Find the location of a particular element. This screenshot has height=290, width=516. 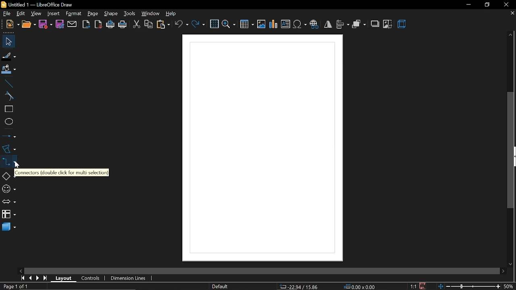

paste is located at coordinates (163, 25).